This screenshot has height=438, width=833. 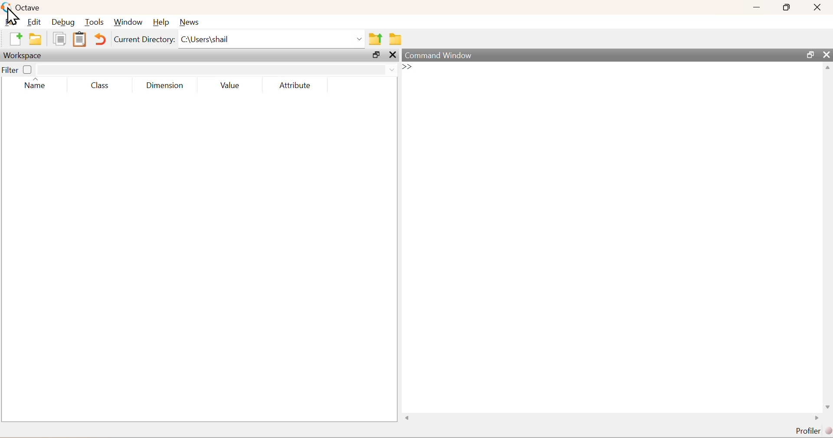 I want to click on folder, so click(x=35, y=39).